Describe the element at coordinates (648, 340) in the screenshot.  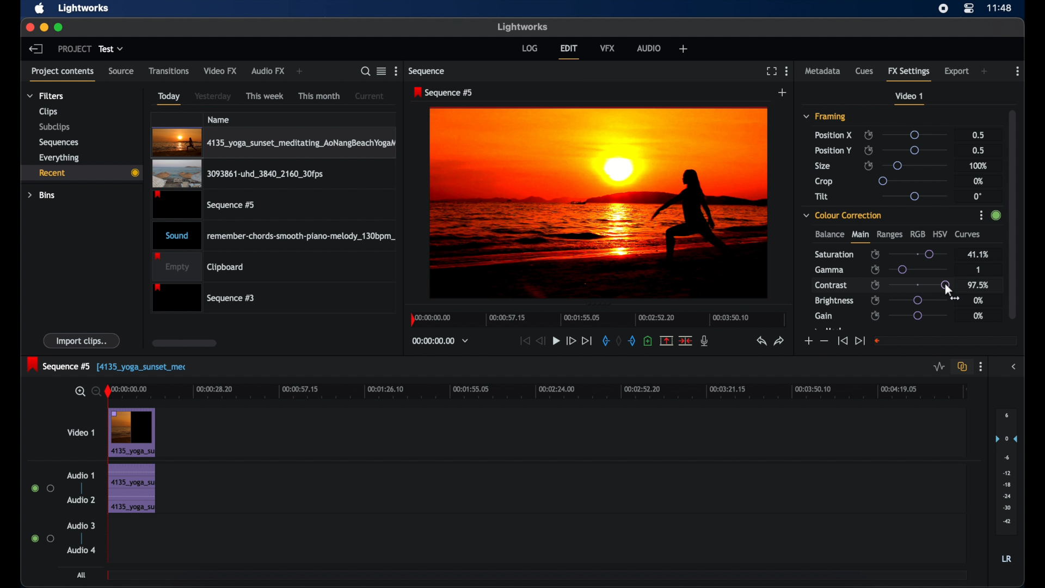
I see `adduce at the current position` at that location.